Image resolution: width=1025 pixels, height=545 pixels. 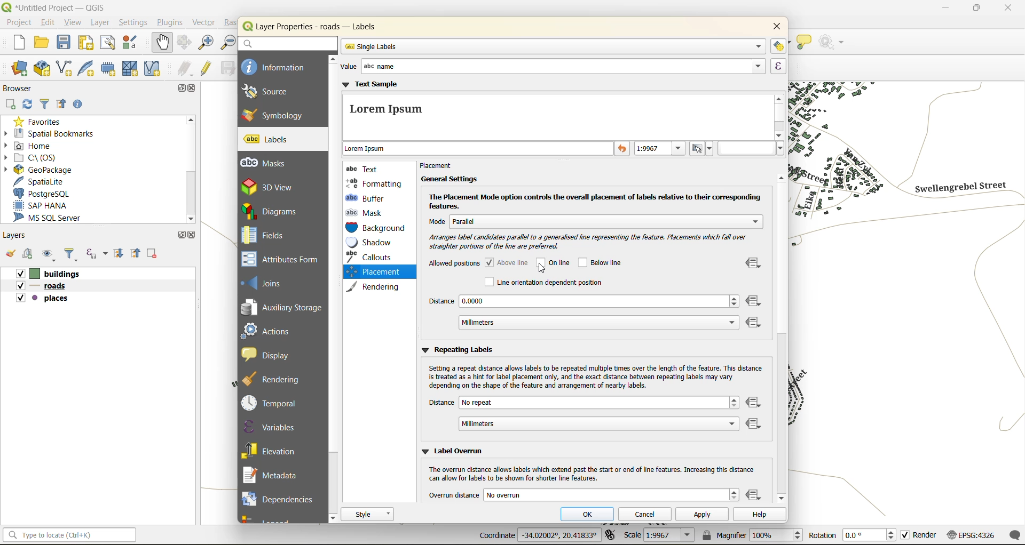 What do you see at coordinates (58, 135) in the screenshot?
I see `spatial bookmarks` at bounding box center [58, 135].